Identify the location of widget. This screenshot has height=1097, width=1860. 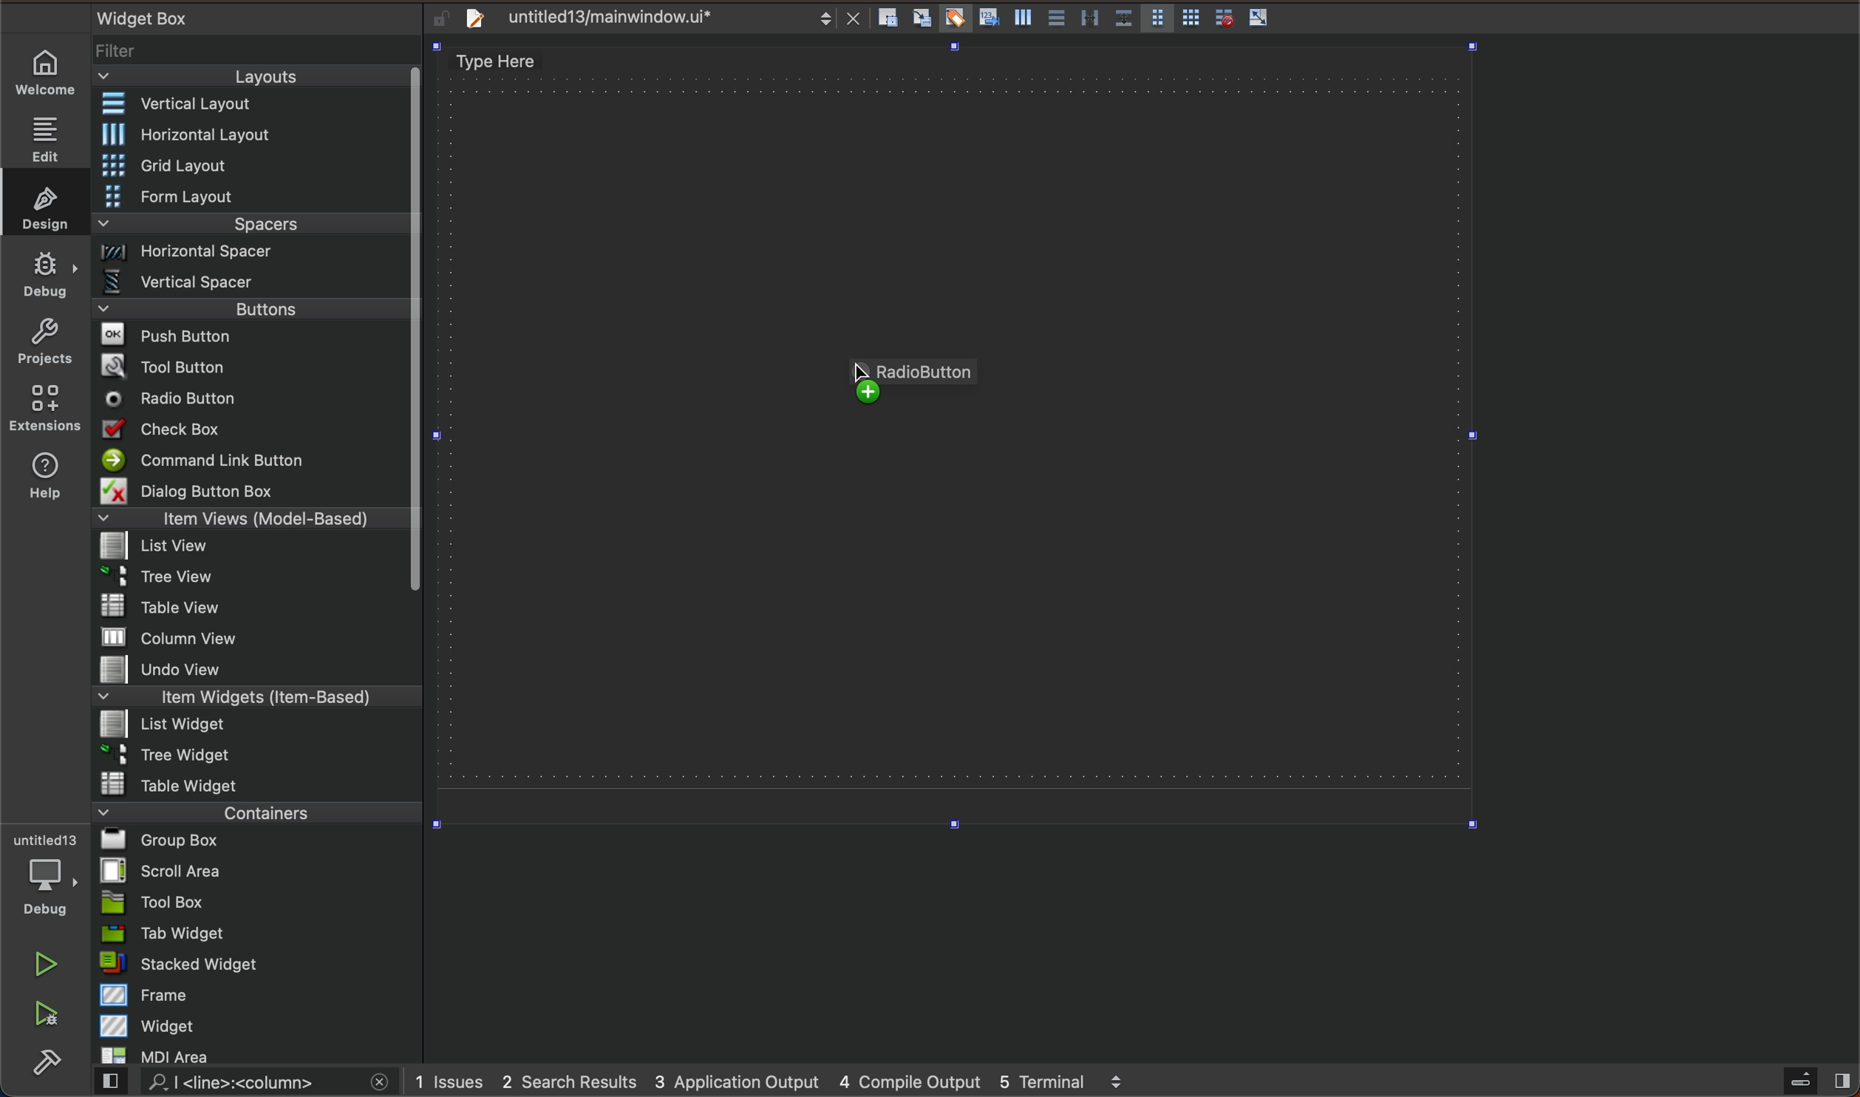
(260, 1025).